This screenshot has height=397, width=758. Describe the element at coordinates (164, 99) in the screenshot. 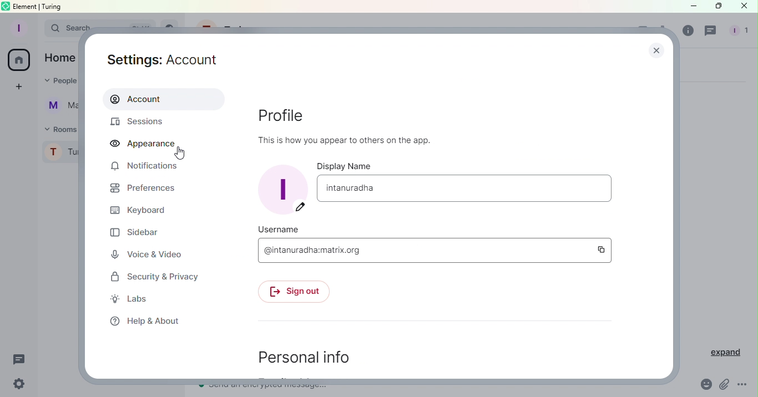

I see `Account` at that location.